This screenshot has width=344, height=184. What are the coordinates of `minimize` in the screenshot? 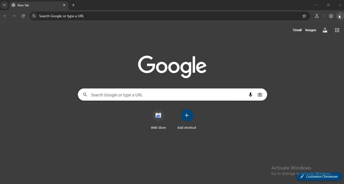 It's located at (316, 5).